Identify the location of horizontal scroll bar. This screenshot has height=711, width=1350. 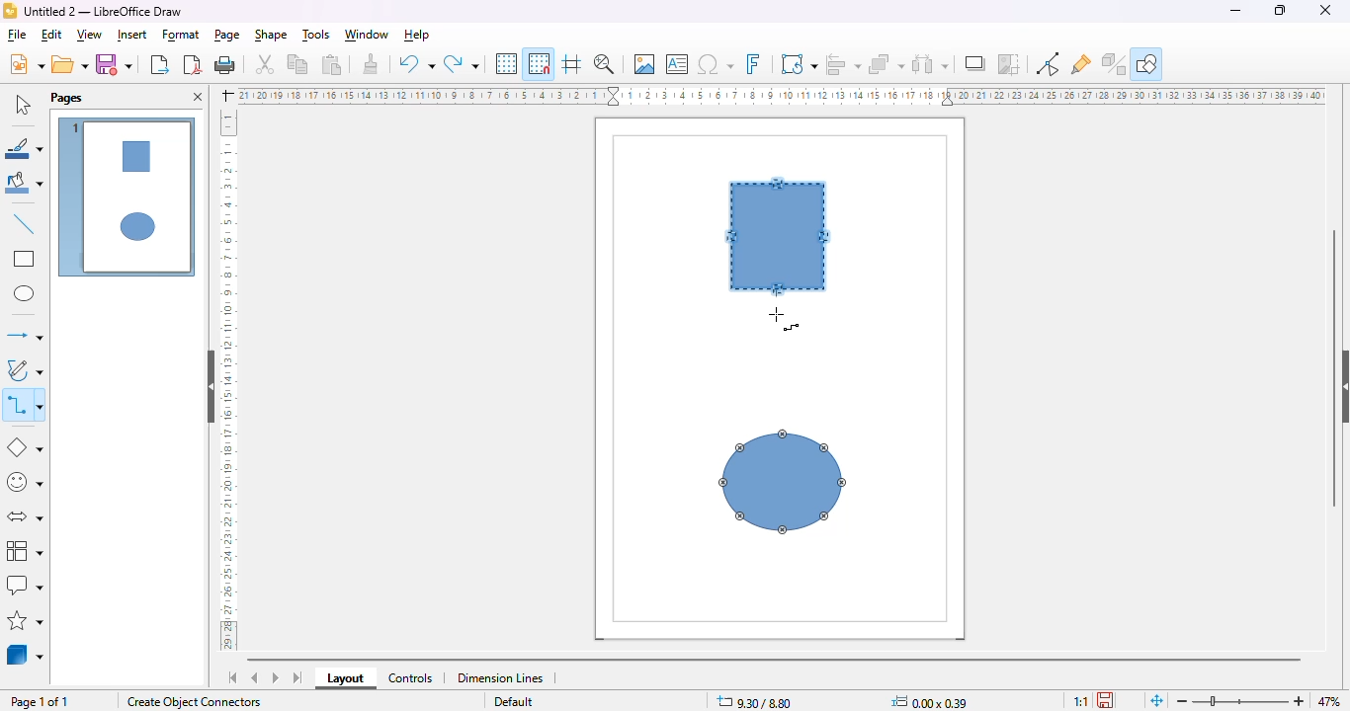
(778, 657).